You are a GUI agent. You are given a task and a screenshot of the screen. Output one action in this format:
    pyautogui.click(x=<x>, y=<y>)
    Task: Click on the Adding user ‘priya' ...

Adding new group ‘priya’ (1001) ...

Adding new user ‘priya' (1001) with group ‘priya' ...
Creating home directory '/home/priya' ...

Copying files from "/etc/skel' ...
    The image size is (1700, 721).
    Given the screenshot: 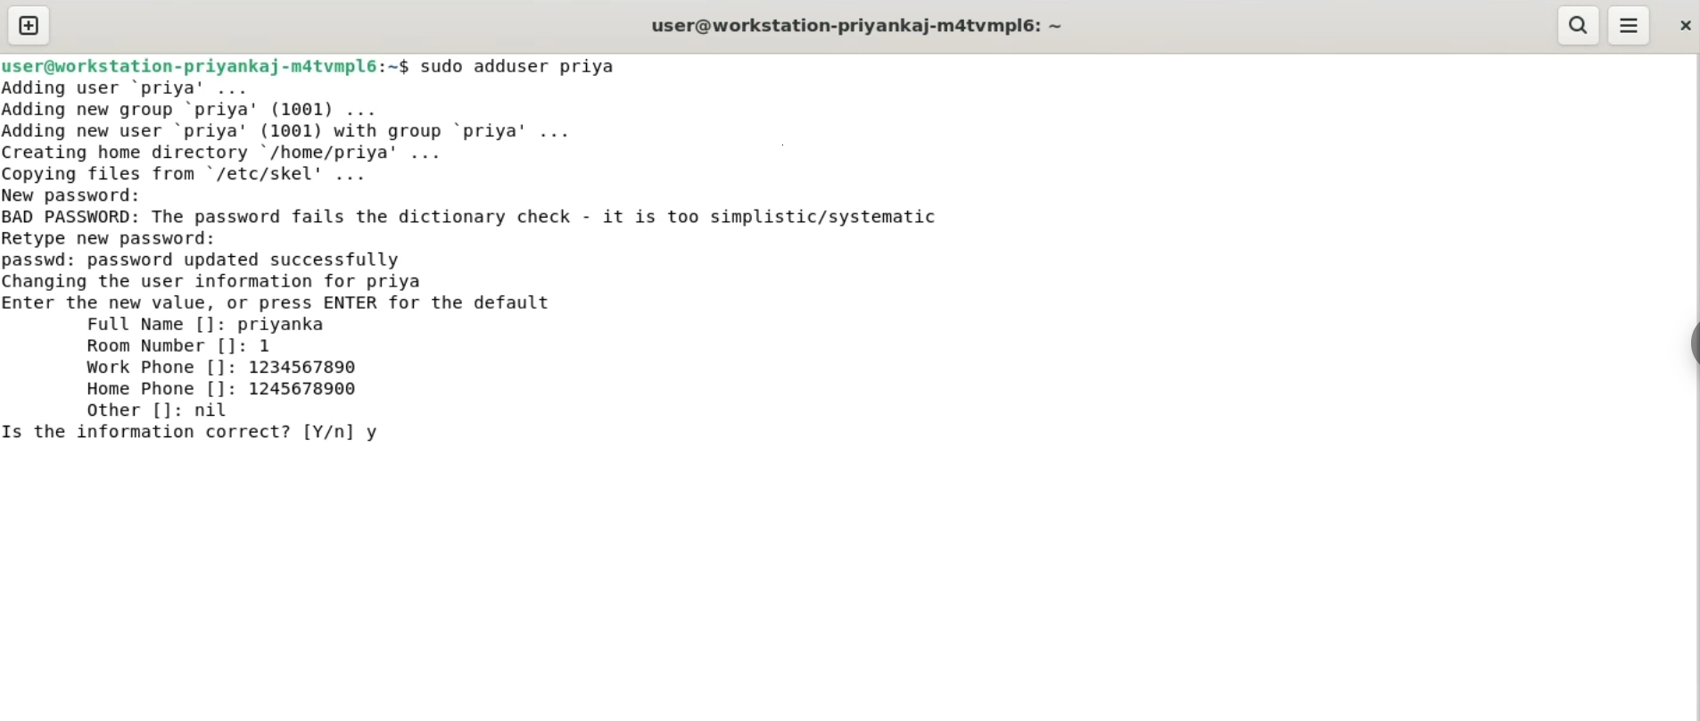 What is the action you would take?
    pyautogui.click(x=297, y=131)
    